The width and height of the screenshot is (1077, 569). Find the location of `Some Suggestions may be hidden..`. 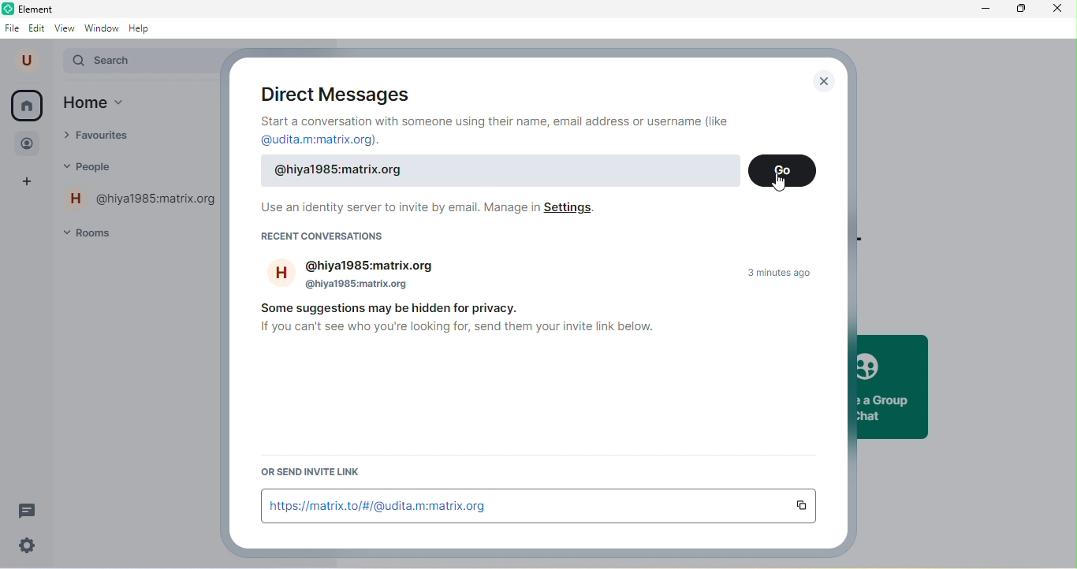

Some Suggestions may be hidden.. is located at coordinates (403, 308).